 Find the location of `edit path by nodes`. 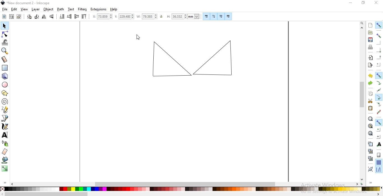

edit path by nodes is located at coordinates (4, 34).